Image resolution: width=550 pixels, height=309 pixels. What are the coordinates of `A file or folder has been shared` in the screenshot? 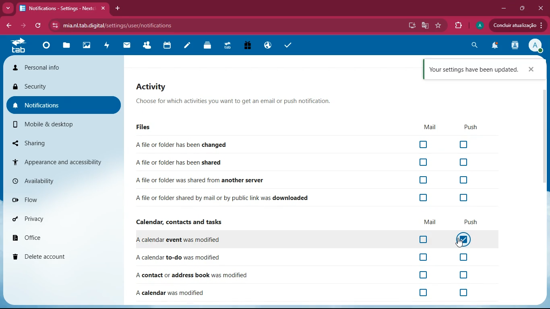 It's located at (178, 163).